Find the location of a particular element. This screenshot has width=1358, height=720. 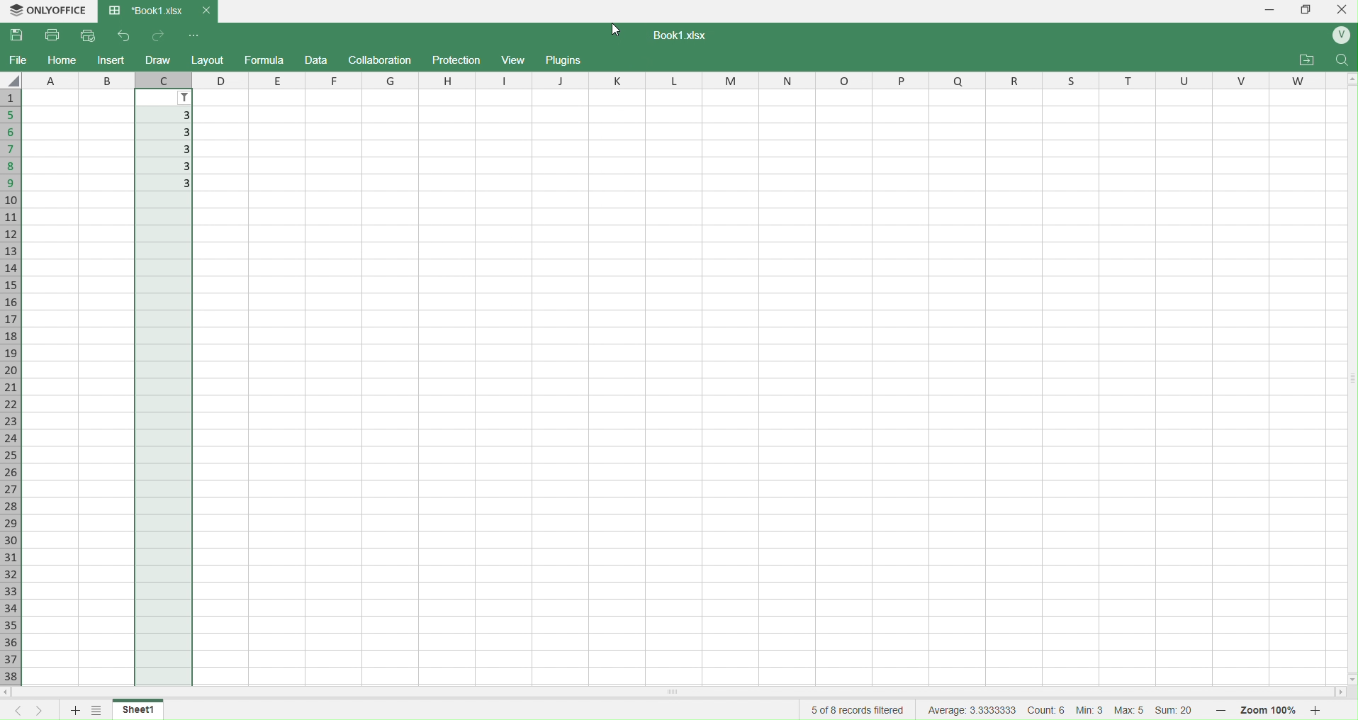

scroll down is located at coordinates (1349, 680).